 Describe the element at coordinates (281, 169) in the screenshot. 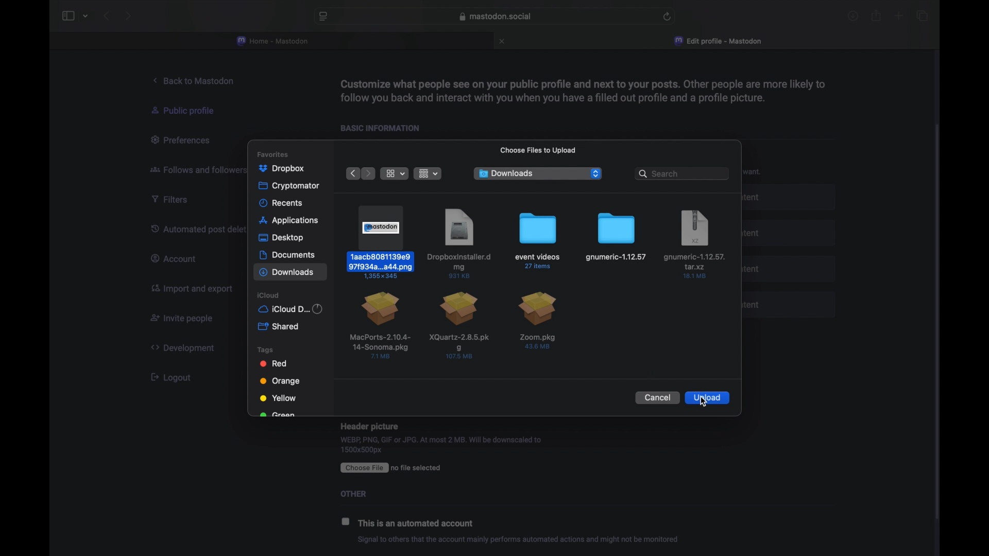

I see `dropbox` at that location.